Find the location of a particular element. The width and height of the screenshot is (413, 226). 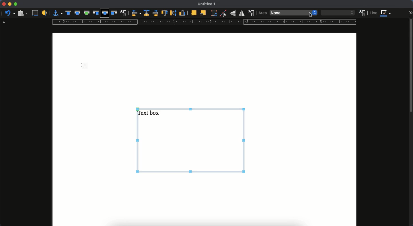

none is located at coordinates (288, 12).